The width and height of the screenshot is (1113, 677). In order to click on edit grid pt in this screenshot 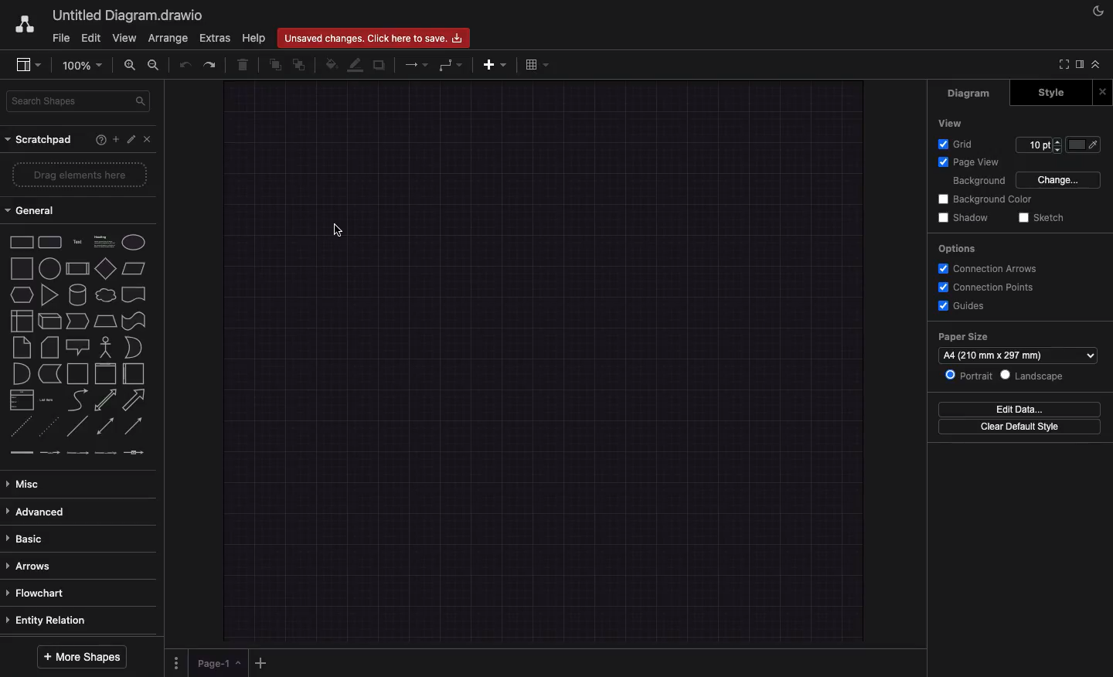, I will do `click(1033, 145)`.